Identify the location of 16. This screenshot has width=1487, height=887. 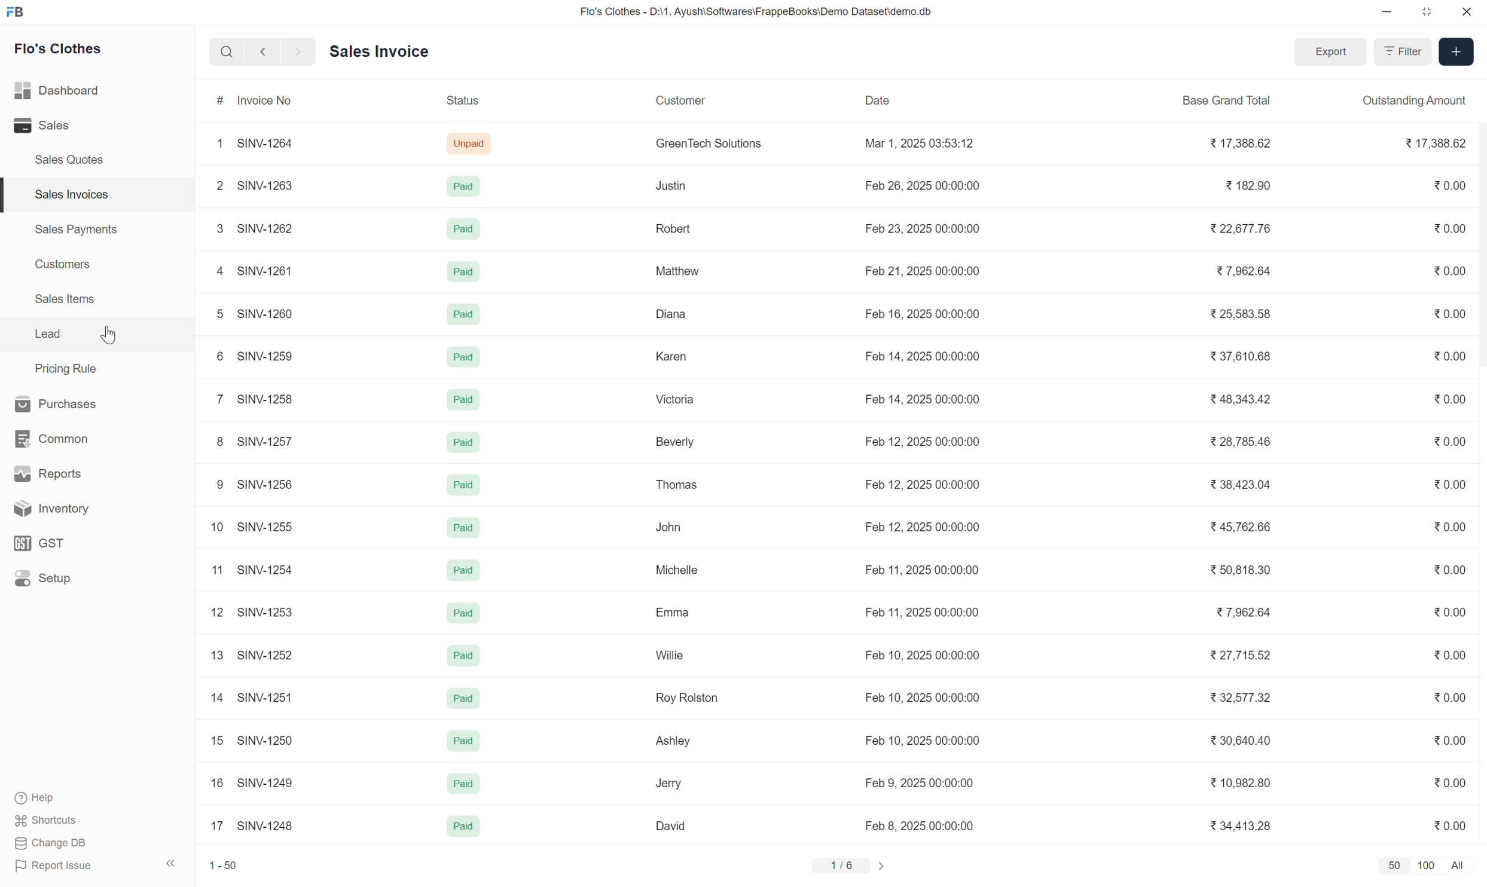
(211, 782).